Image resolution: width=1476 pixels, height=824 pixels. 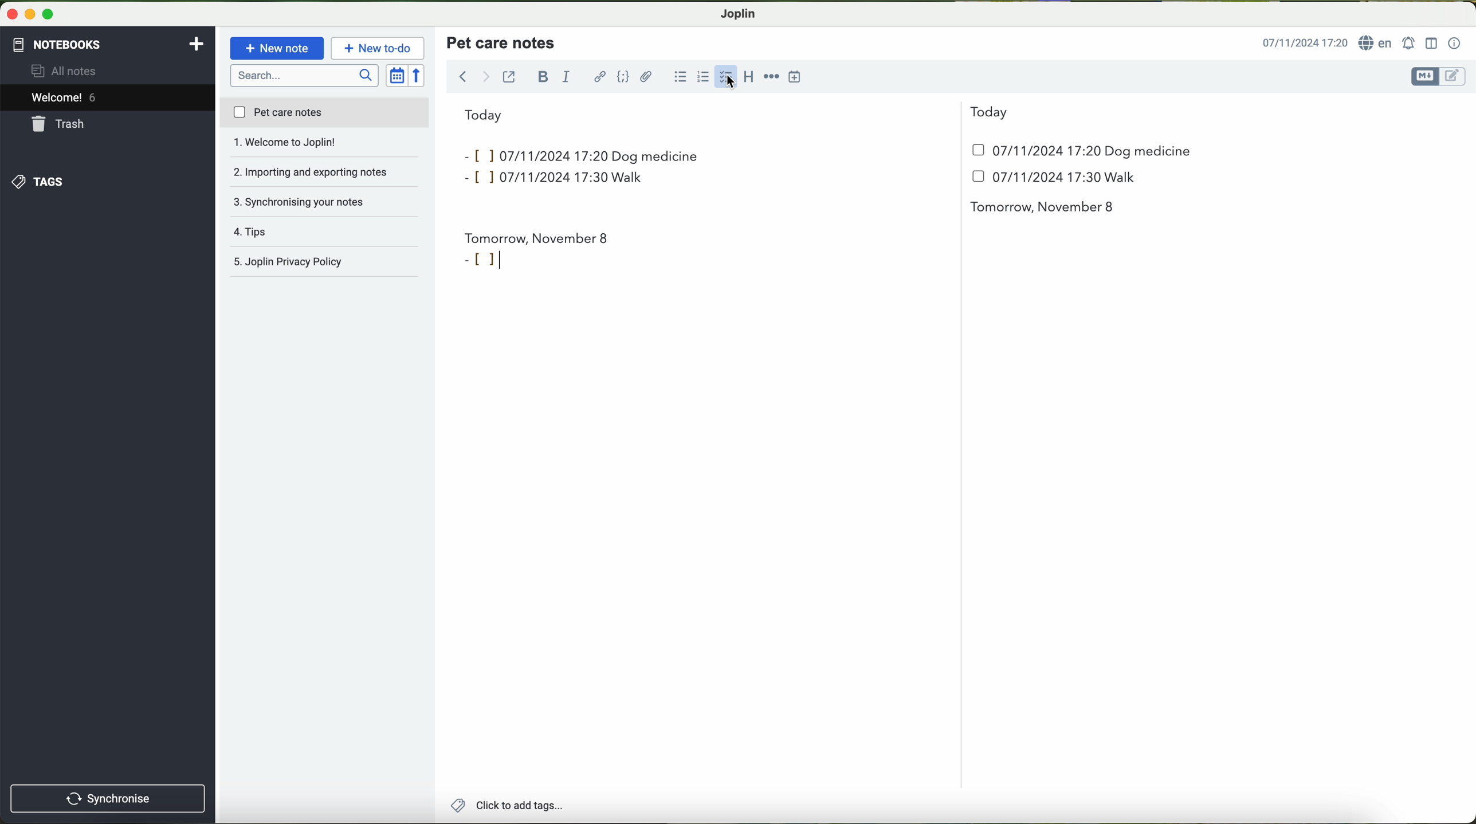 I want to click on bulleted list, so click(x=678, y=77).